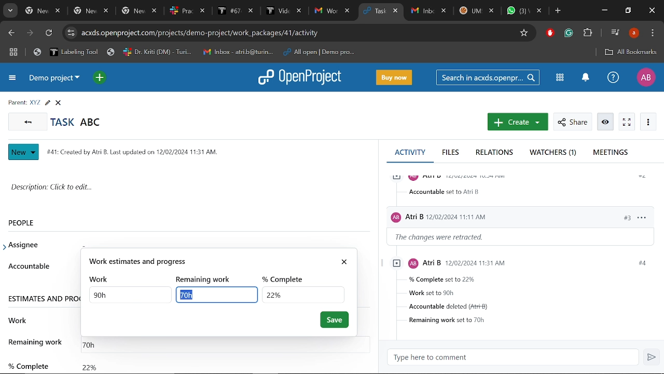 The height and width of the screenshot is (374, 664). What do you see at coordinates (648, 122) in the screenshot?
I see `More` at bounding box center [648, 122].